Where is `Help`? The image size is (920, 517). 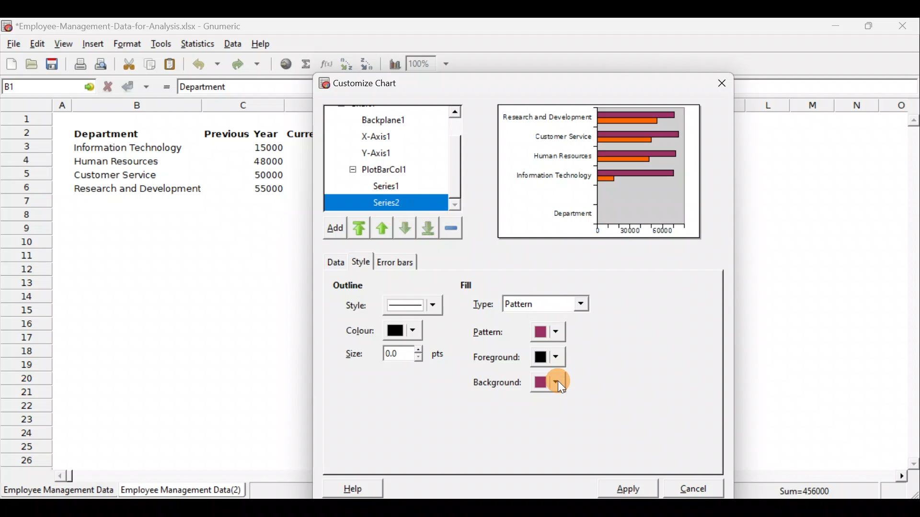
Help is located at coordinates (266, 43).